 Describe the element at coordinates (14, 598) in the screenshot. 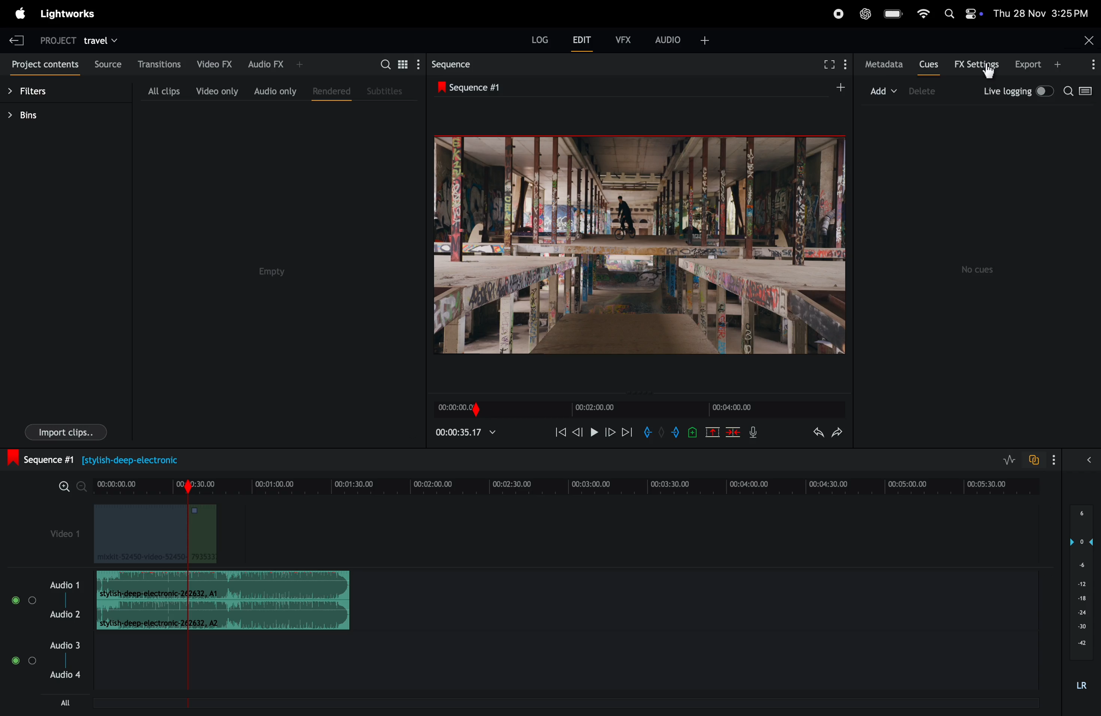

I see `mute/unmute track` at that location.